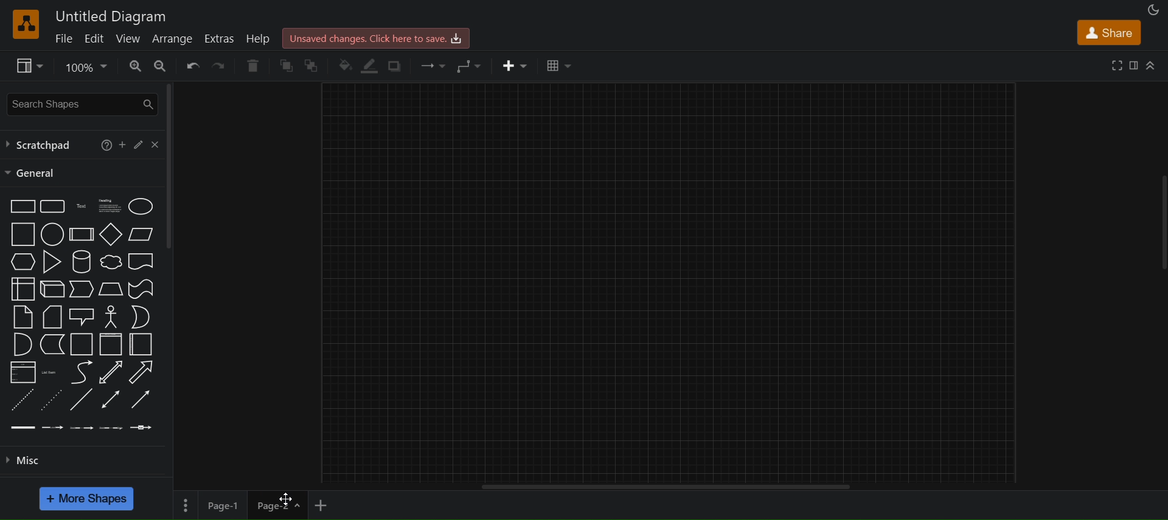 This screenshot has height=520, width=1168. I want to click on collapse/expand, so click(1152, 64).